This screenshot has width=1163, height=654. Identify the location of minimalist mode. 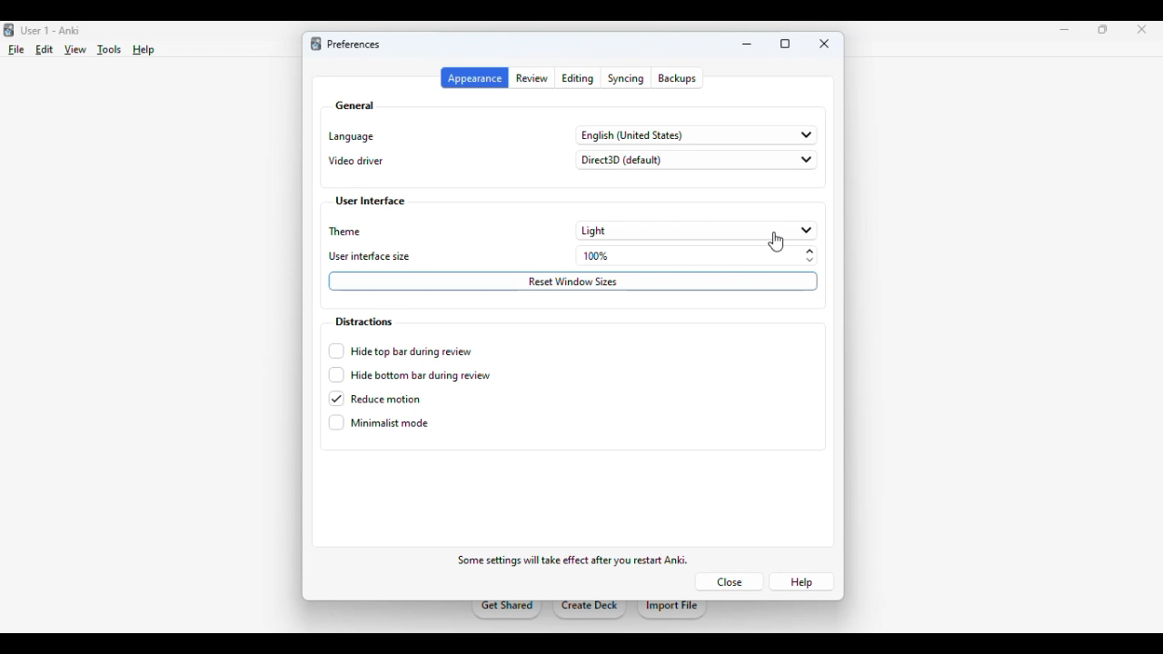
(379, 422).